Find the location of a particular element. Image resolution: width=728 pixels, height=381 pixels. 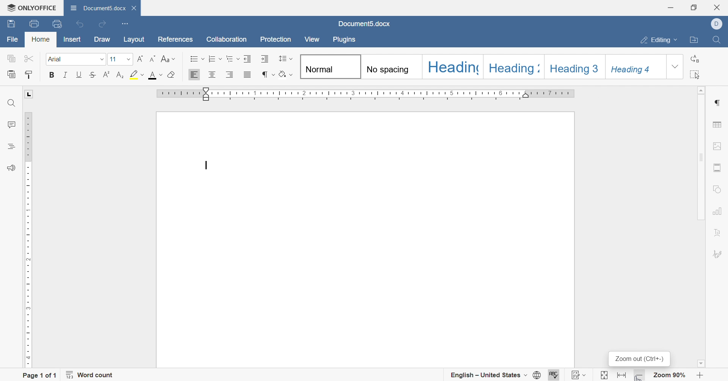

plugins is located at coordinates (348, 41).